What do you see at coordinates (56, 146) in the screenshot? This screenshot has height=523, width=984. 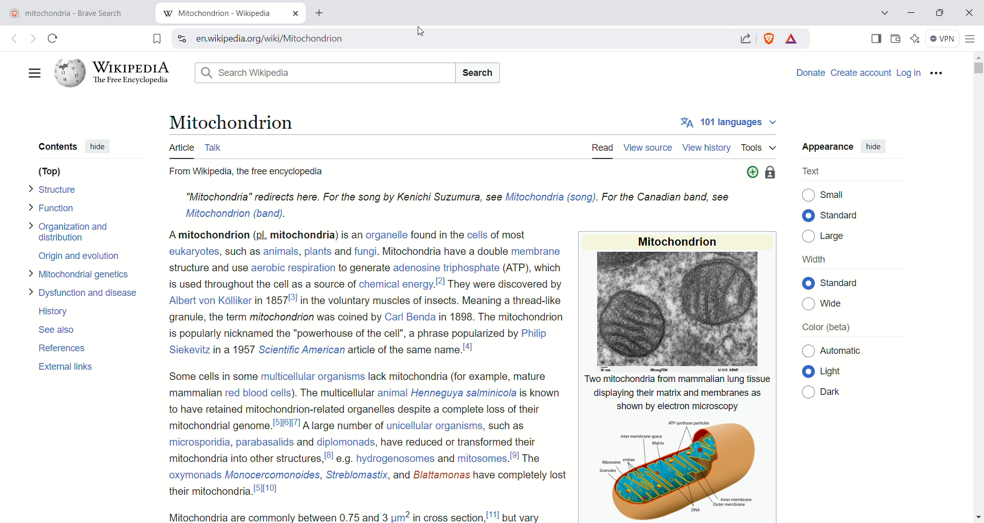 I see `Contents` at bounding box center [56, 146].